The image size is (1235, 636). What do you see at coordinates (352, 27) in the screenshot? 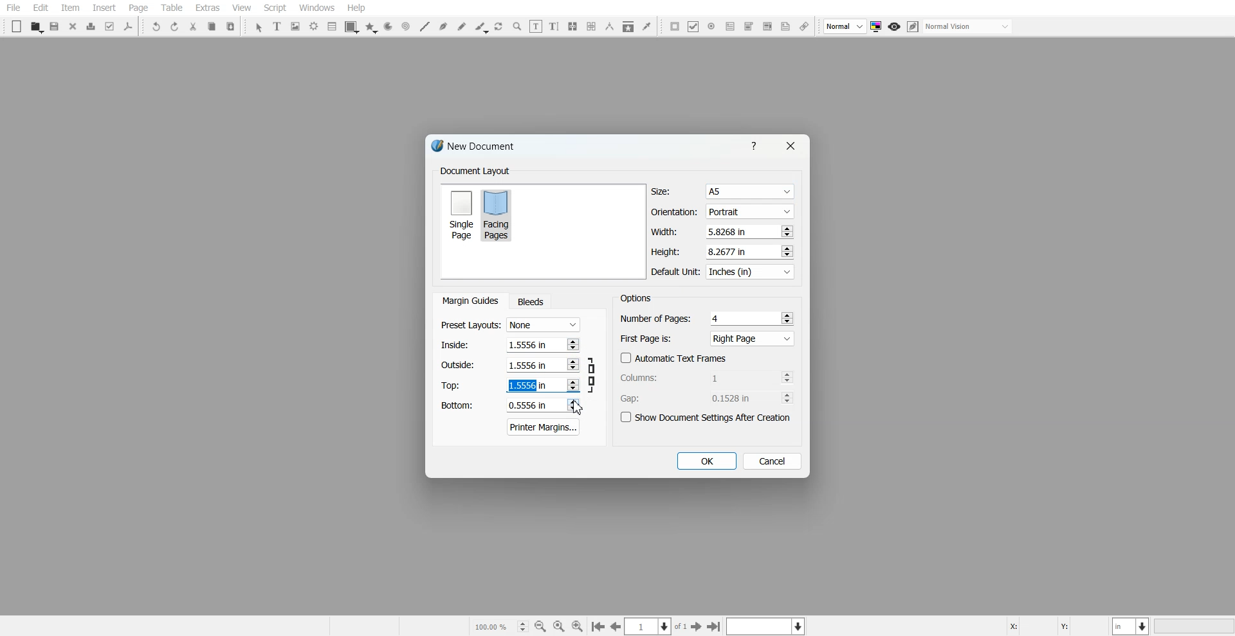
I see `Shape` at bounding box center [352, 27].